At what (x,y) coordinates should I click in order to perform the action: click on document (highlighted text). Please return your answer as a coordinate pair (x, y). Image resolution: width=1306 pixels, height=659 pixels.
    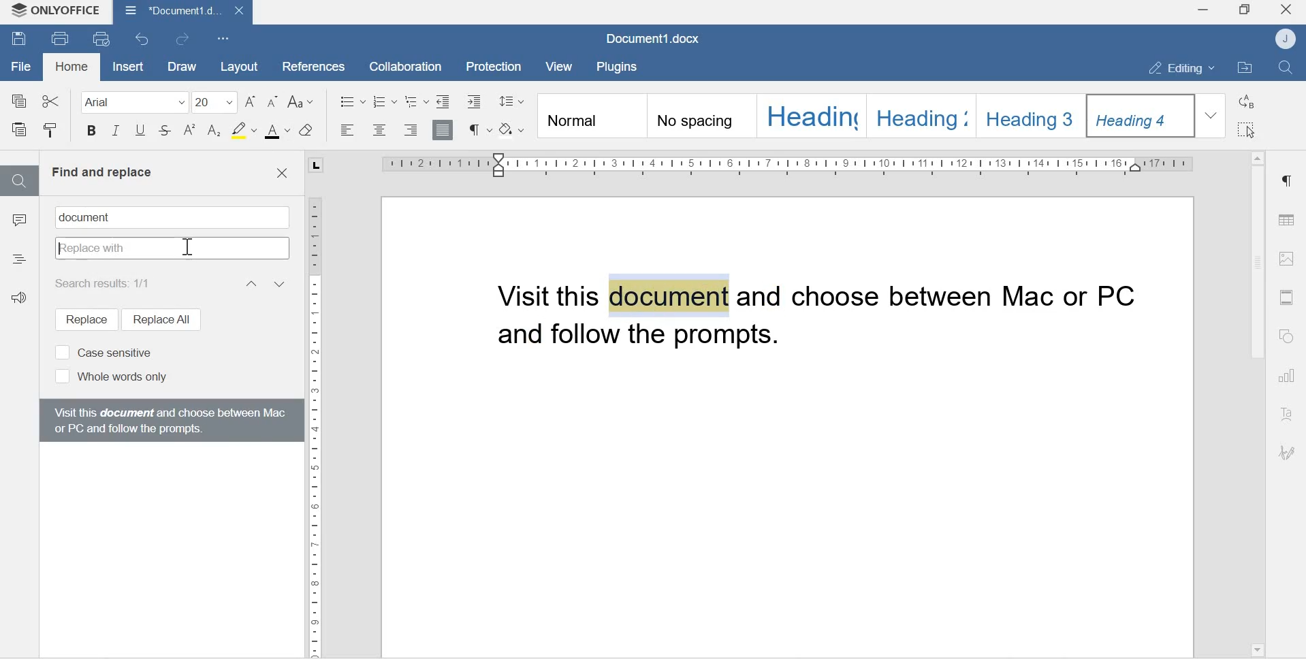
    Looking at the image, I should click on (669, 295).